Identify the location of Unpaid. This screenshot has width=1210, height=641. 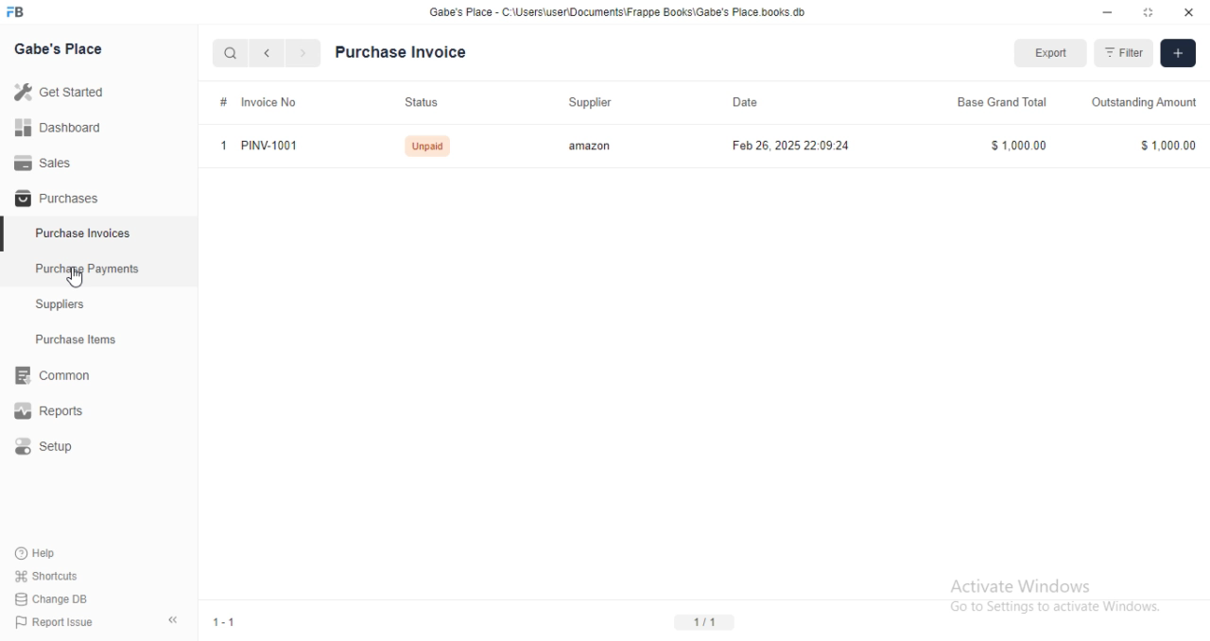
(427, 146).